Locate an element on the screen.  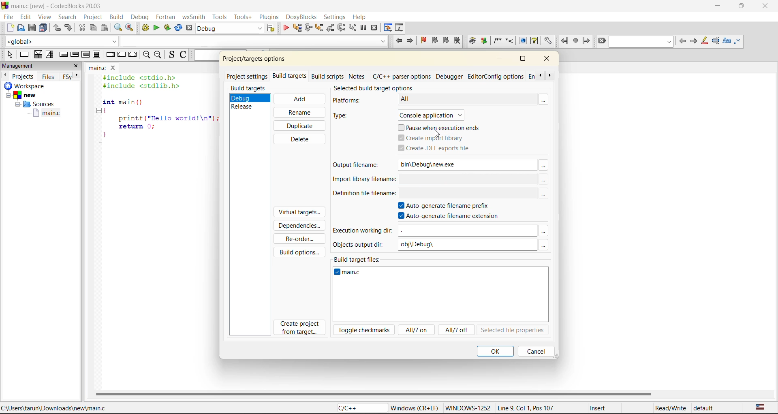
main.c is located at coordinates (97, 68).